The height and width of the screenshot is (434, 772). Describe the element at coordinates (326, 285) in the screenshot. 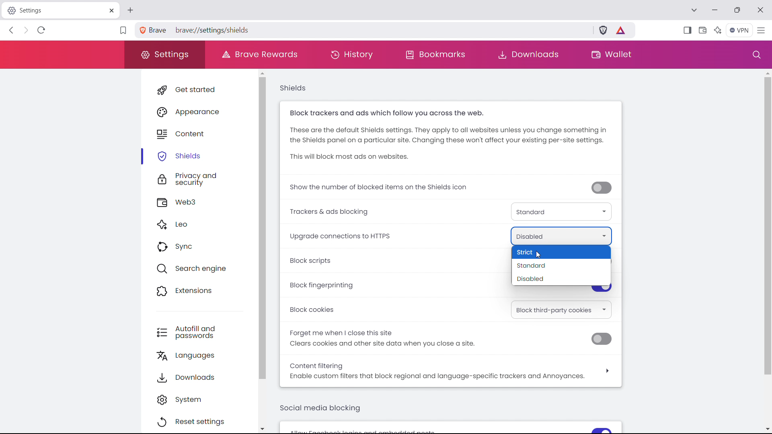

I see `block fingerprinting` at that location.